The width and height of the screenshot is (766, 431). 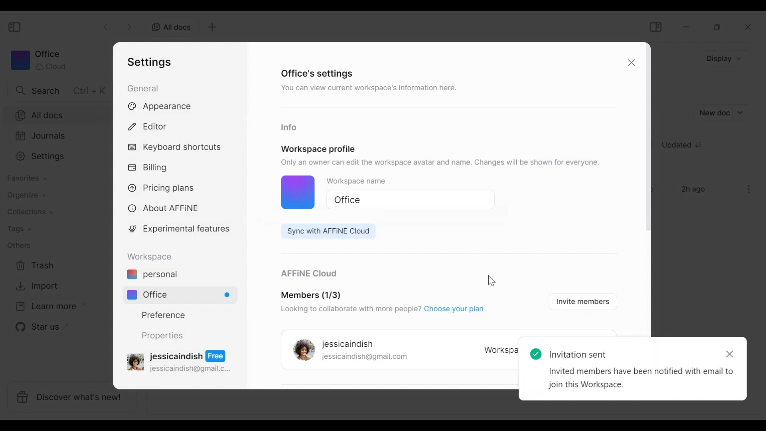 I want to click on Show/Hide Sidebar, so click(x=16, y=28).